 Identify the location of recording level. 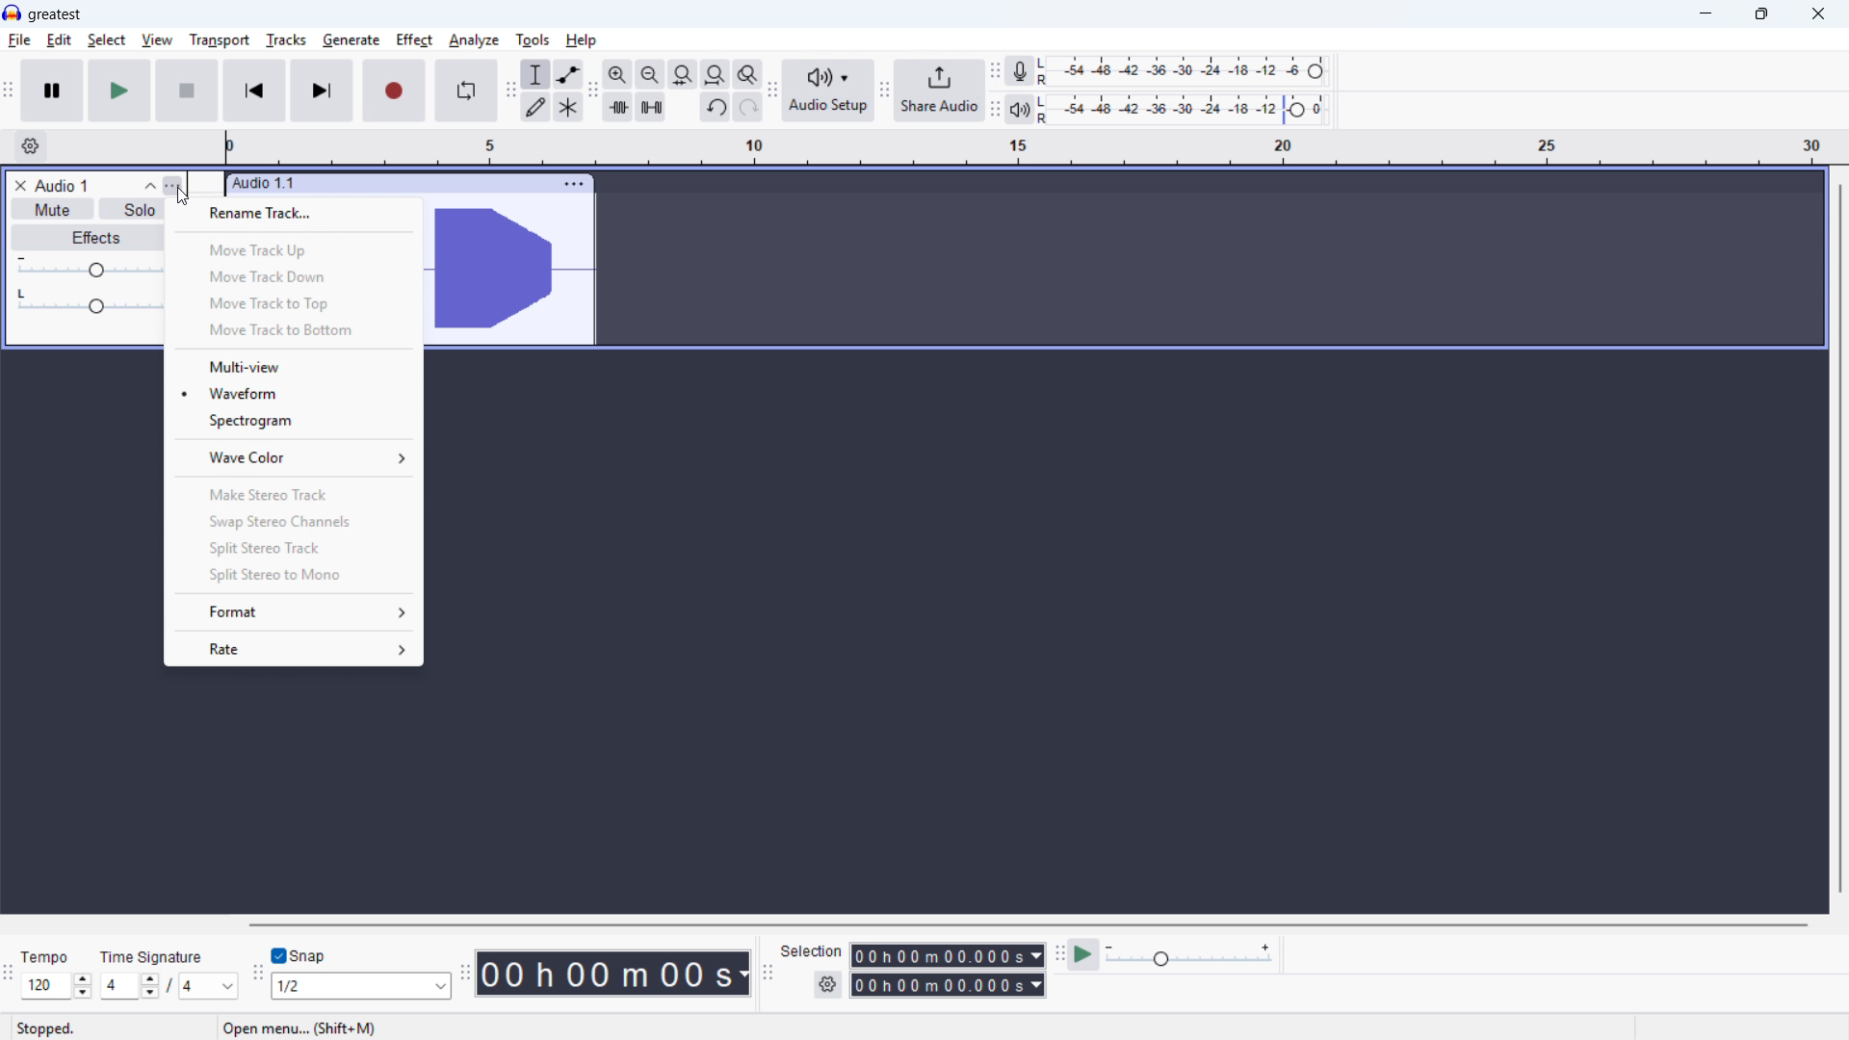
(1186, 71).